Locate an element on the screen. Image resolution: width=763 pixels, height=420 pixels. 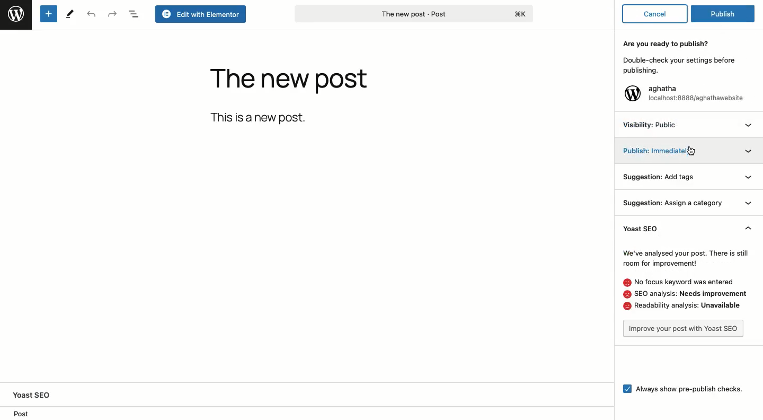
Expand is located at coordinates (746, 204).